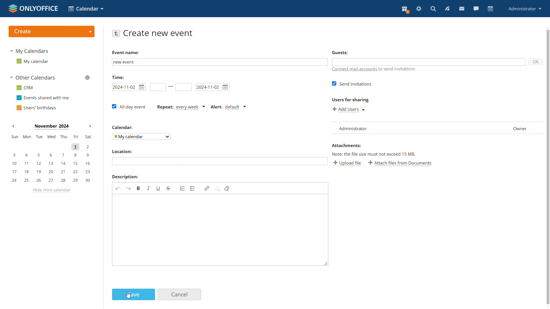 Image resolution: width=550 pixels, height=309 pixels. Describe the element at coordinates (51, 31) in the screenshot. I see `create` at that location.